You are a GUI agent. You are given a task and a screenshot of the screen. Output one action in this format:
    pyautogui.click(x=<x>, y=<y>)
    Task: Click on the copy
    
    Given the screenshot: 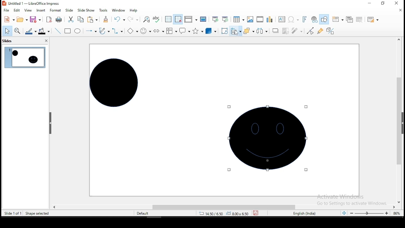 What is the action you would take?
    pyautogui.click(x=80, y=20)
    